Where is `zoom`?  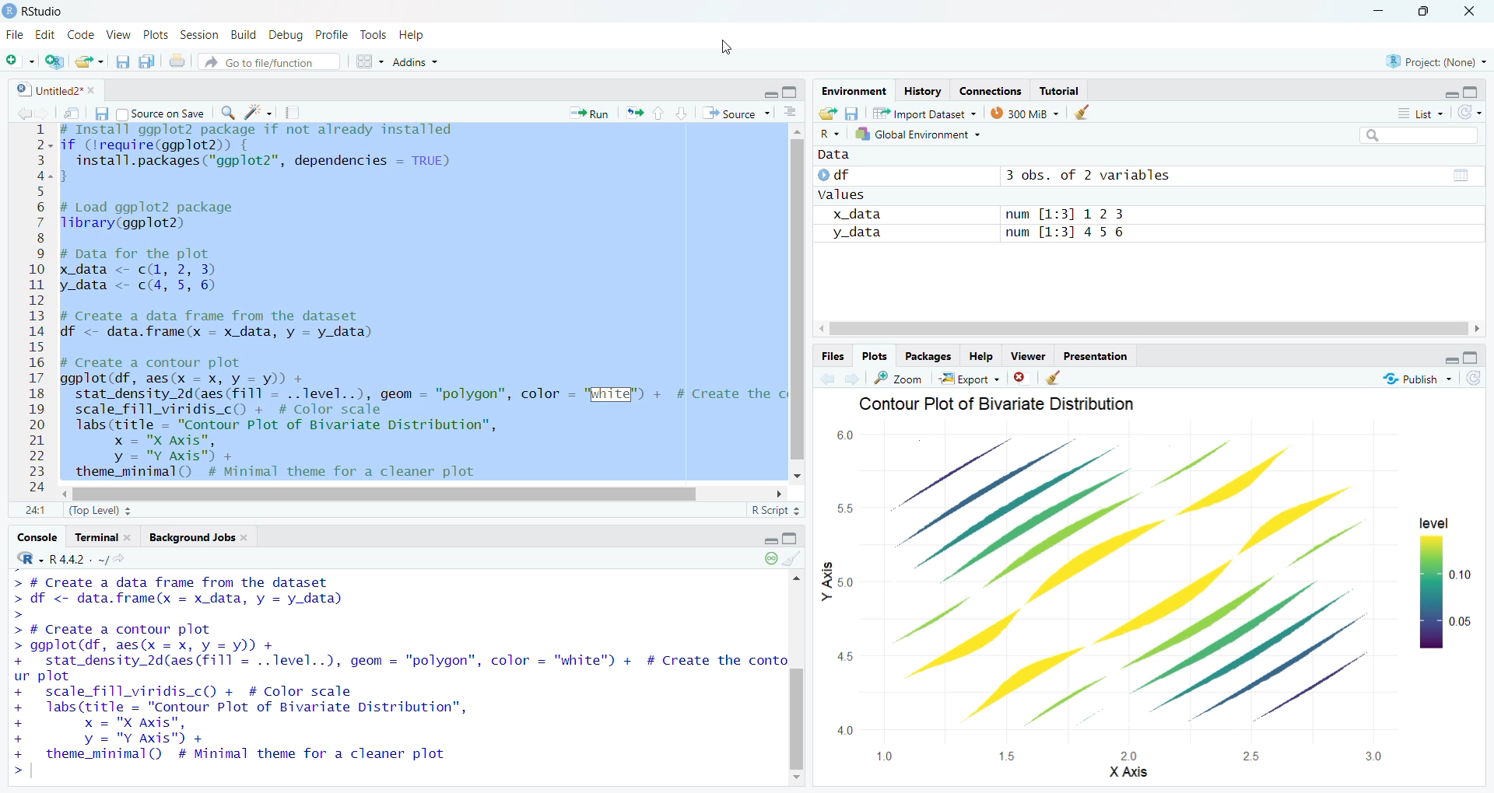
zoom is located at coordinates (898, 379).